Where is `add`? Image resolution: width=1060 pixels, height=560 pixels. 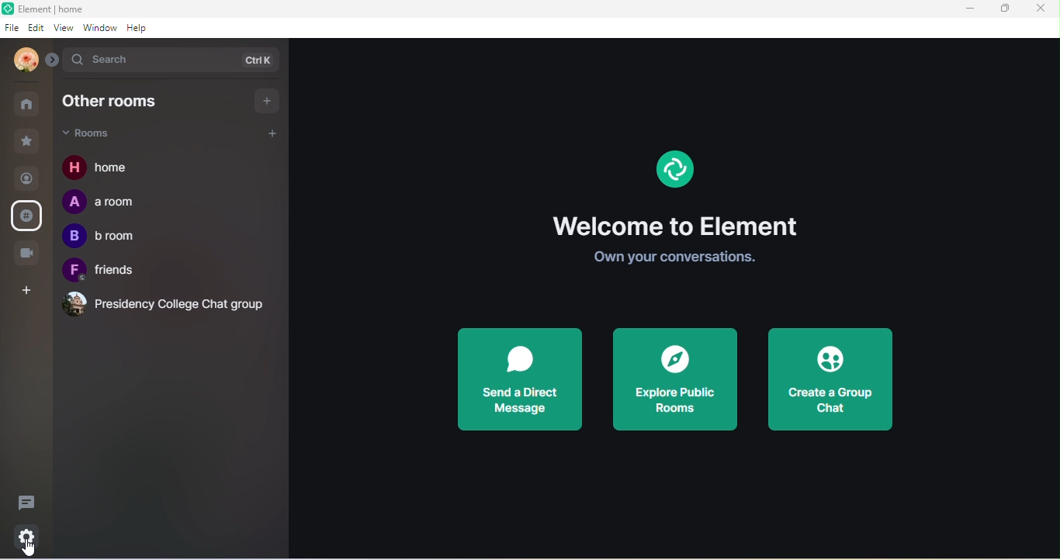 add is located at coordinates (268, 99).